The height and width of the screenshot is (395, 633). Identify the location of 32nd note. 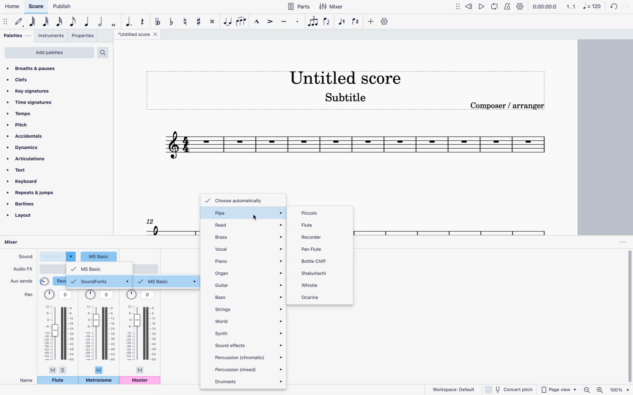
(47, 22).